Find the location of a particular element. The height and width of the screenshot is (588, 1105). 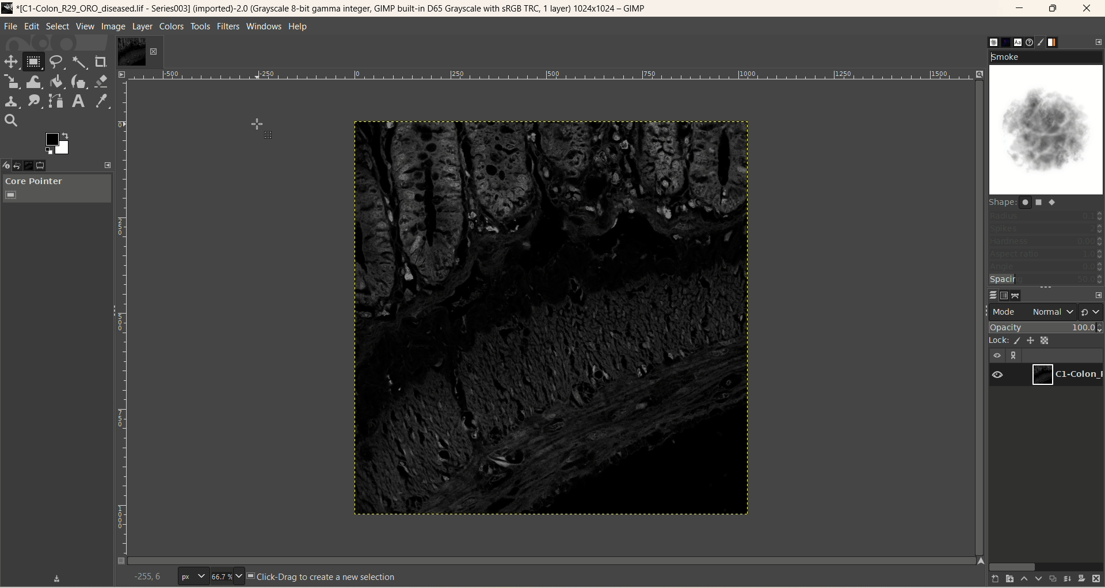

help is located at coordinates (300, 26).